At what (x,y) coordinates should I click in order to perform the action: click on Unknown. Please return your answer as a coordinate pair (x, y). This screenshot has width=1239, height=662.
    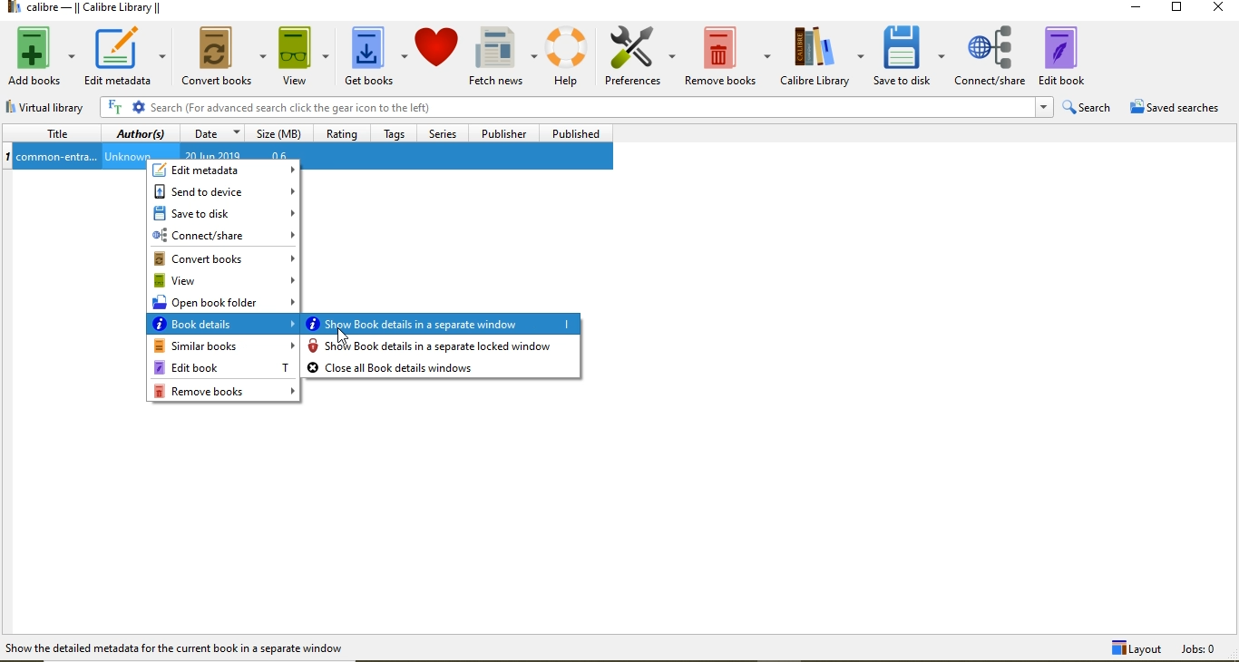
    Looking at the image, I should click on (127, 157).